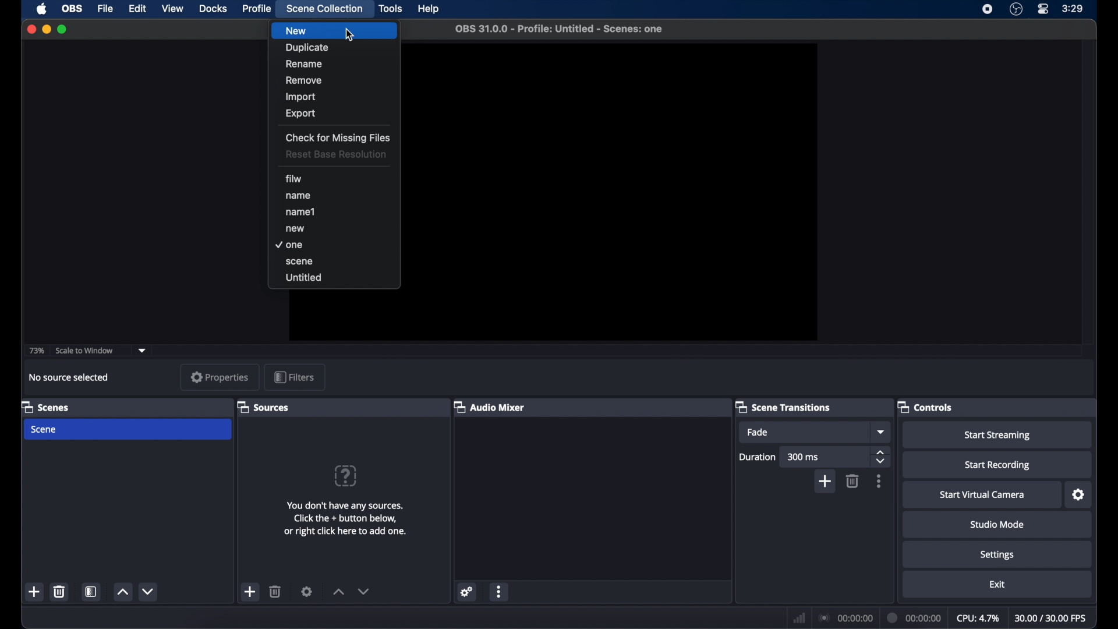 The image size is (1118, 629). I want to click on apple icon, so click(42, 9).